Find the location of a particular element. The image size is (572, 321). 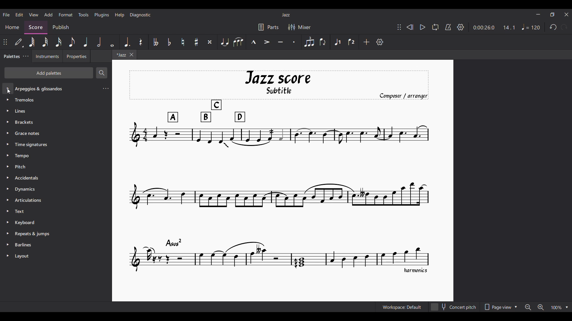

Keyboard is located at coordinates (25, 223).